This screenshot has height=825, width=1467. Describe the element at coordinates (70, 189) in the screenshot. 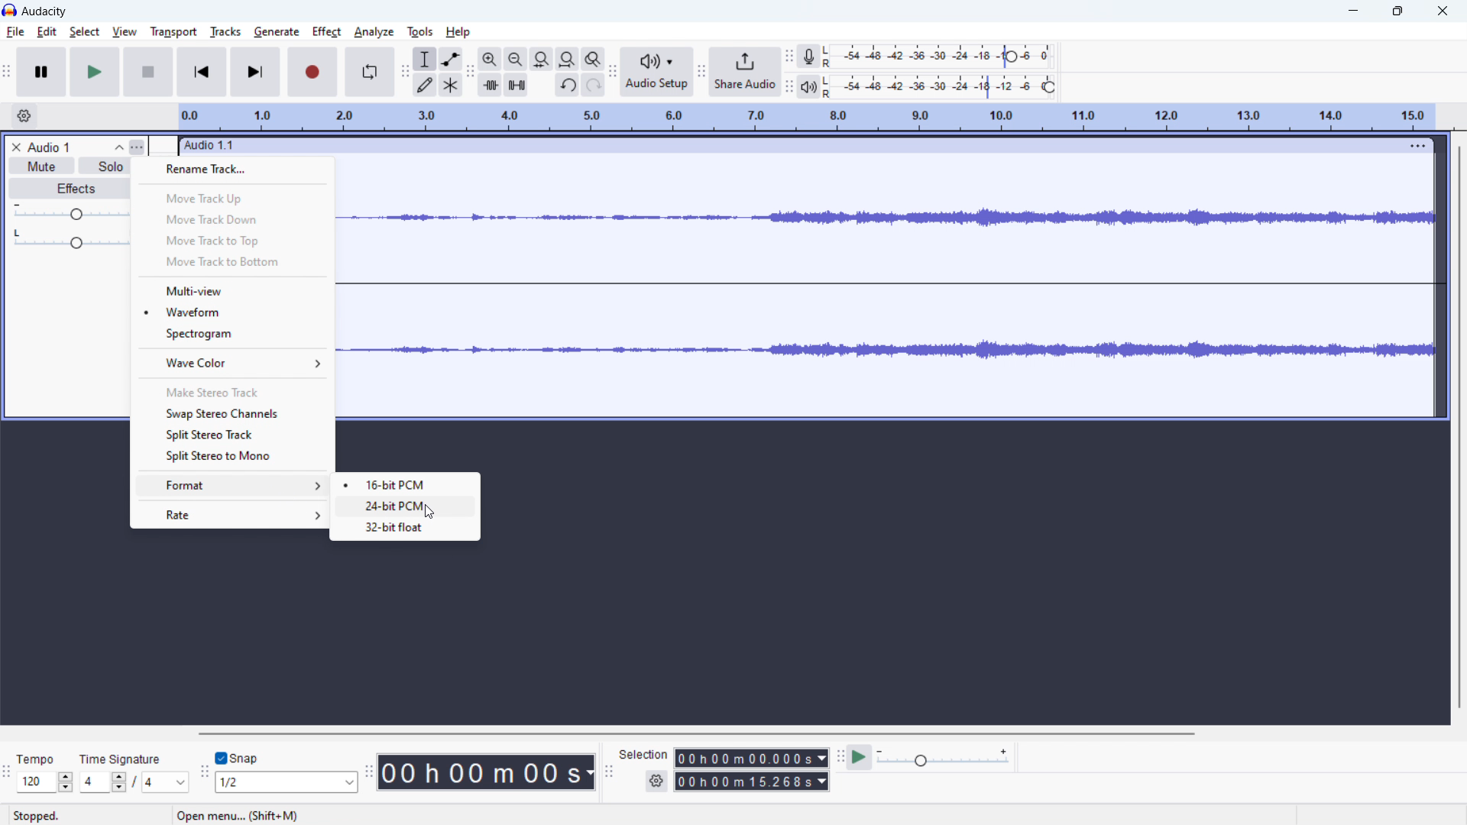

I see `effects` at that location.